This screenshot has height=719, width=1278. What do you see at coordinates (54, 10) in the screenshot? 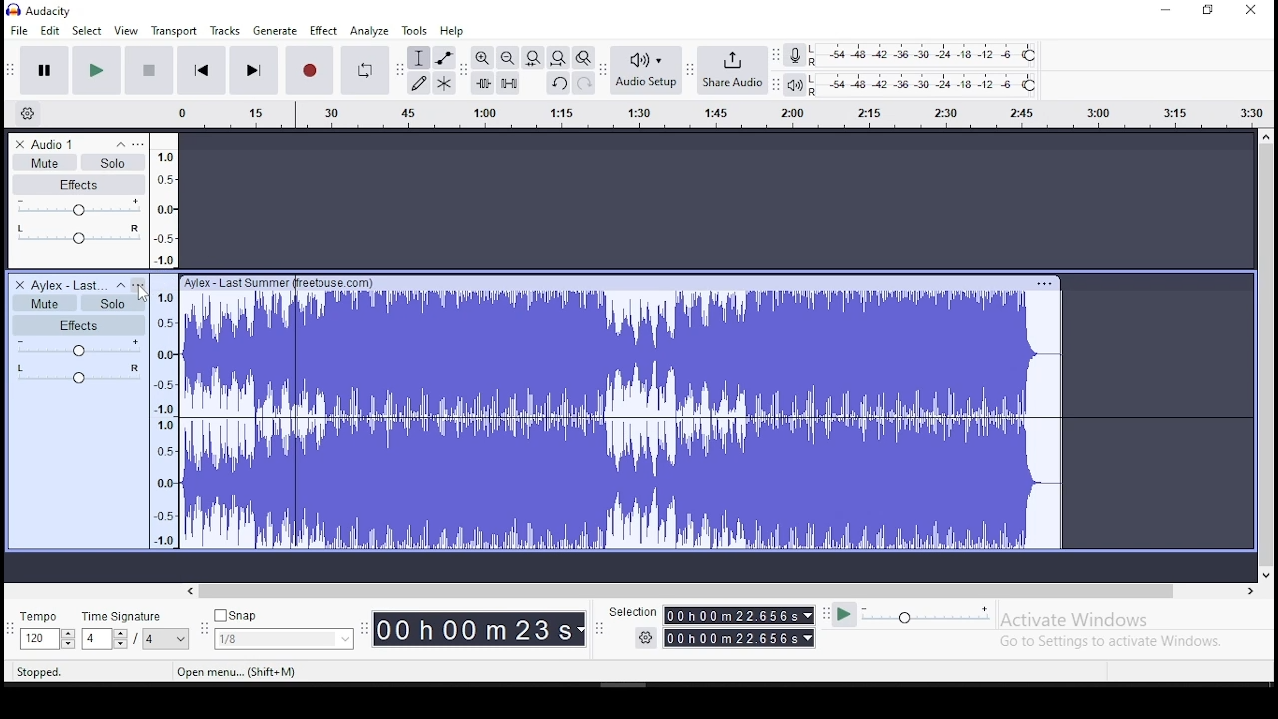
I see `icon` at bounding box center [54, 10].